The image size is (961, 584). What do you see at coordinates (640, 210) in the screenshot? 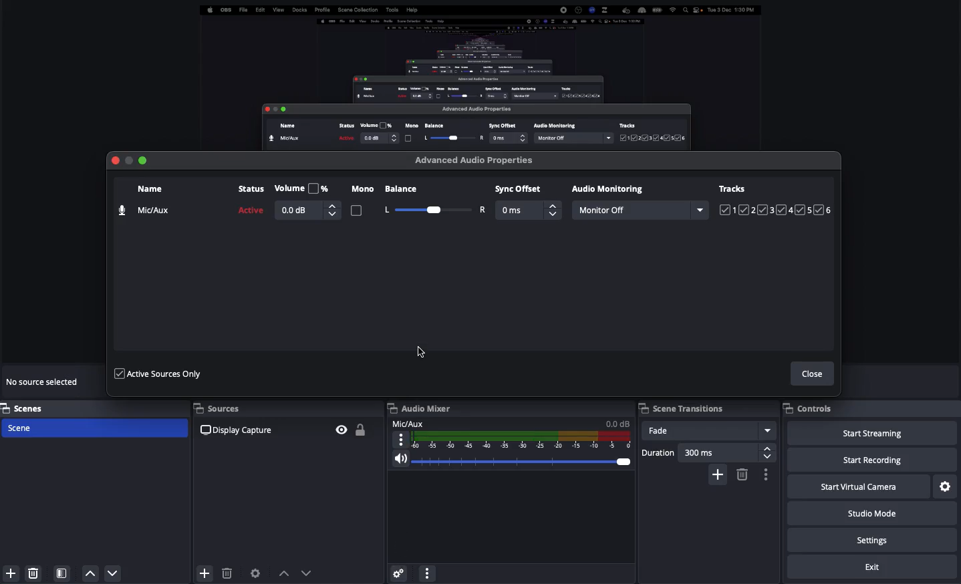
I see `Monitor off` at bounding box center [640, 210].